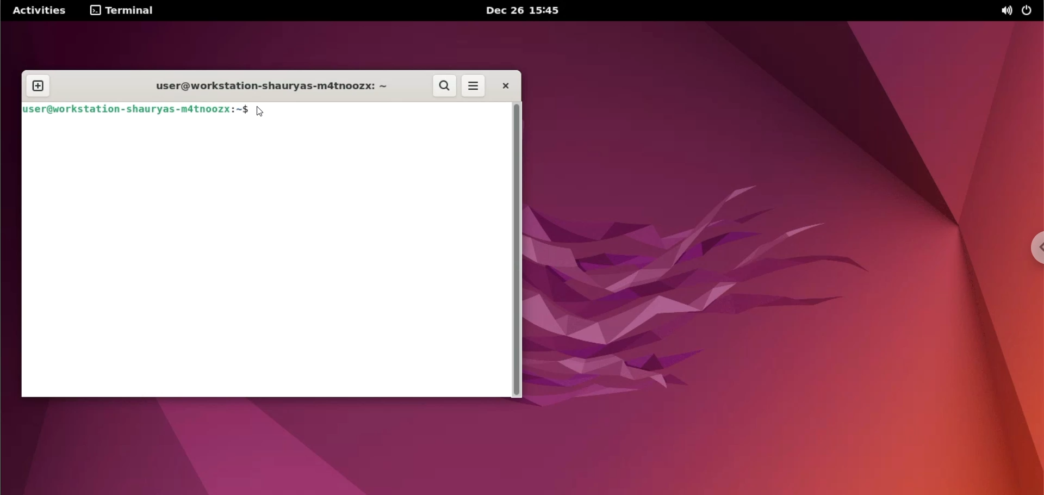 This screenshot has width=1044, height=495. I want to click on chrome options, so click(1035, 247).